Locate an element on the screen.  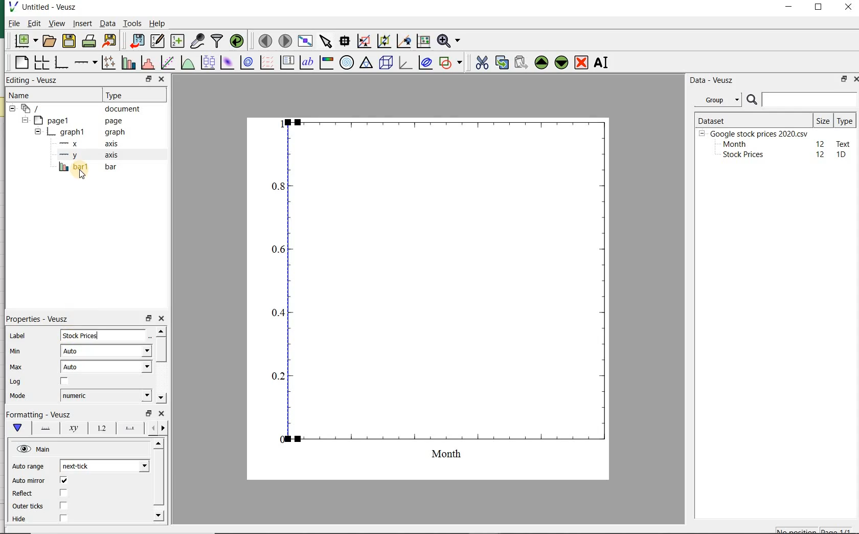
view plot full screen is located at coordinates (305, 41).